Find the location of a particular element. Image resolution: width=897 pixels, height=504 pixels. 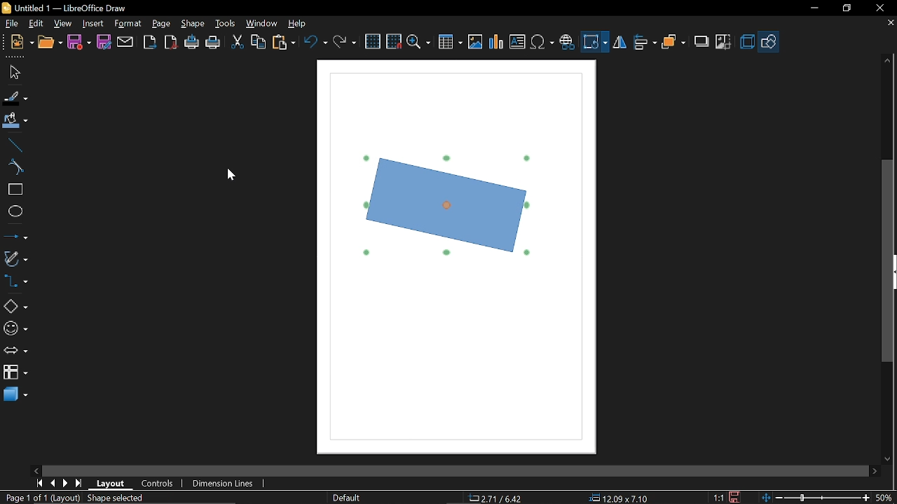

previous page is located at coordinates (53, 483).